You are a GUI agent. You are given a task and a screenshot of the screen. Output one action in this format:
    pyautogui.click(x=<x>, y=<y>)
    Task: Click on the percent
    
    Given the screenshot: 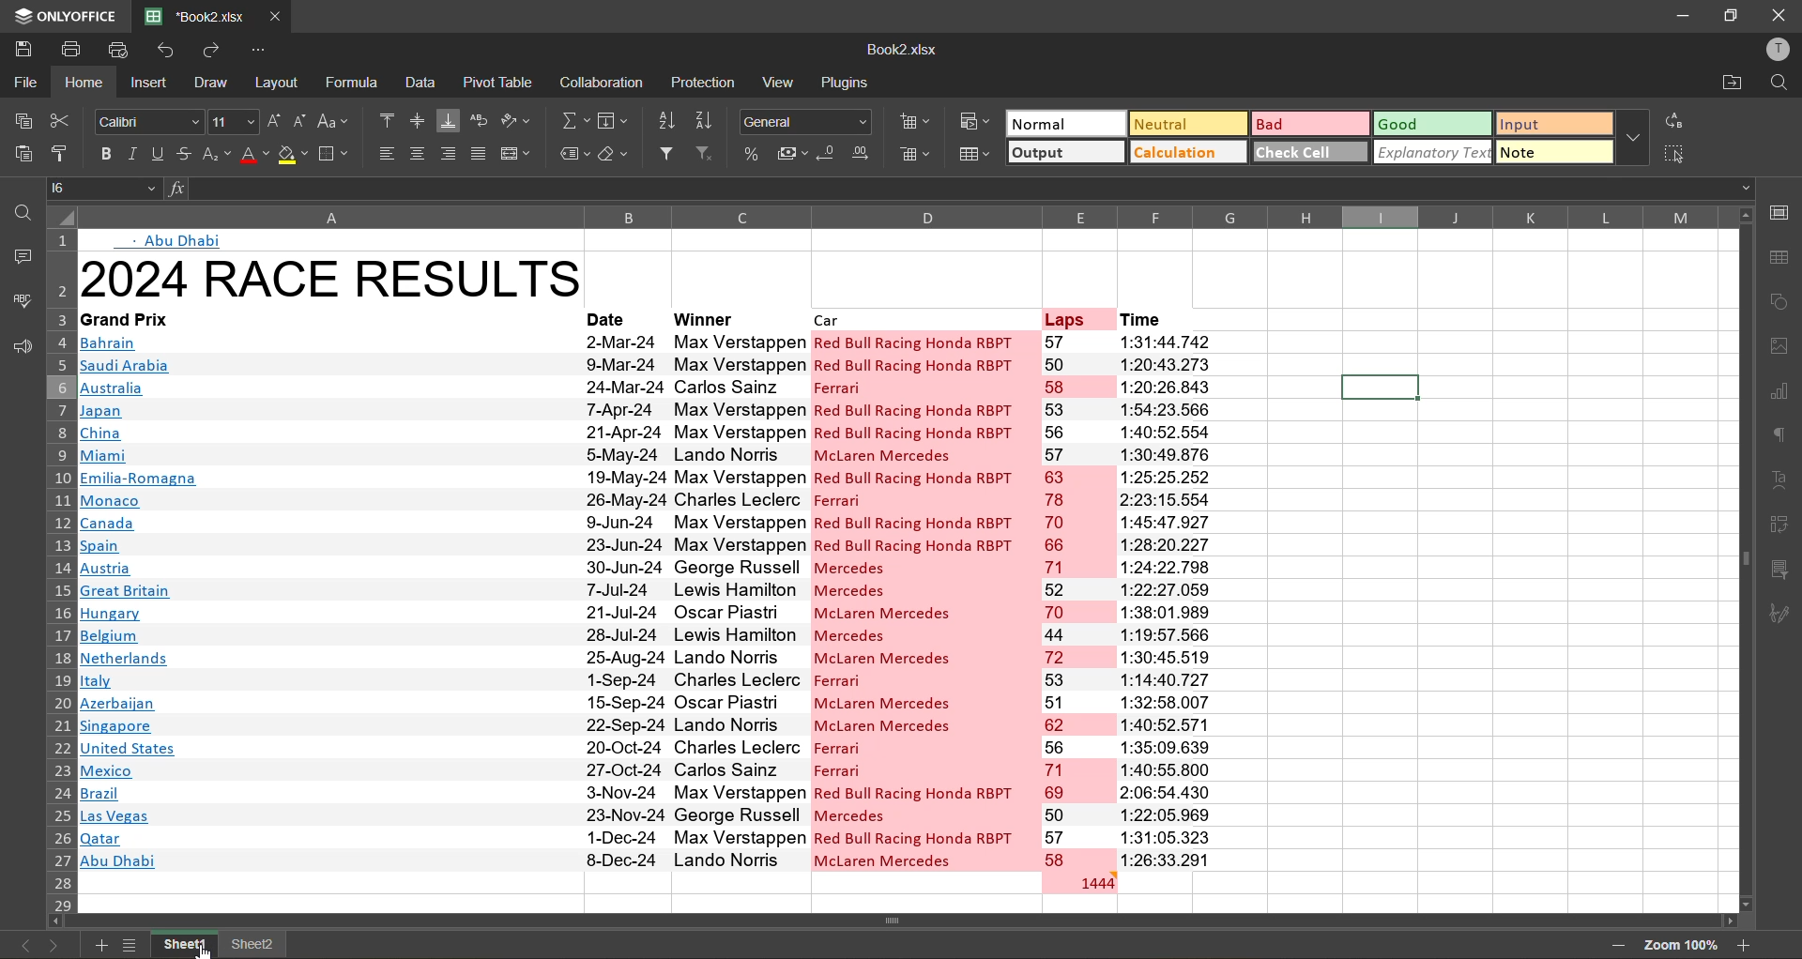 What is the action you would take?
    pyautogui.click(x=749, y=155)
    